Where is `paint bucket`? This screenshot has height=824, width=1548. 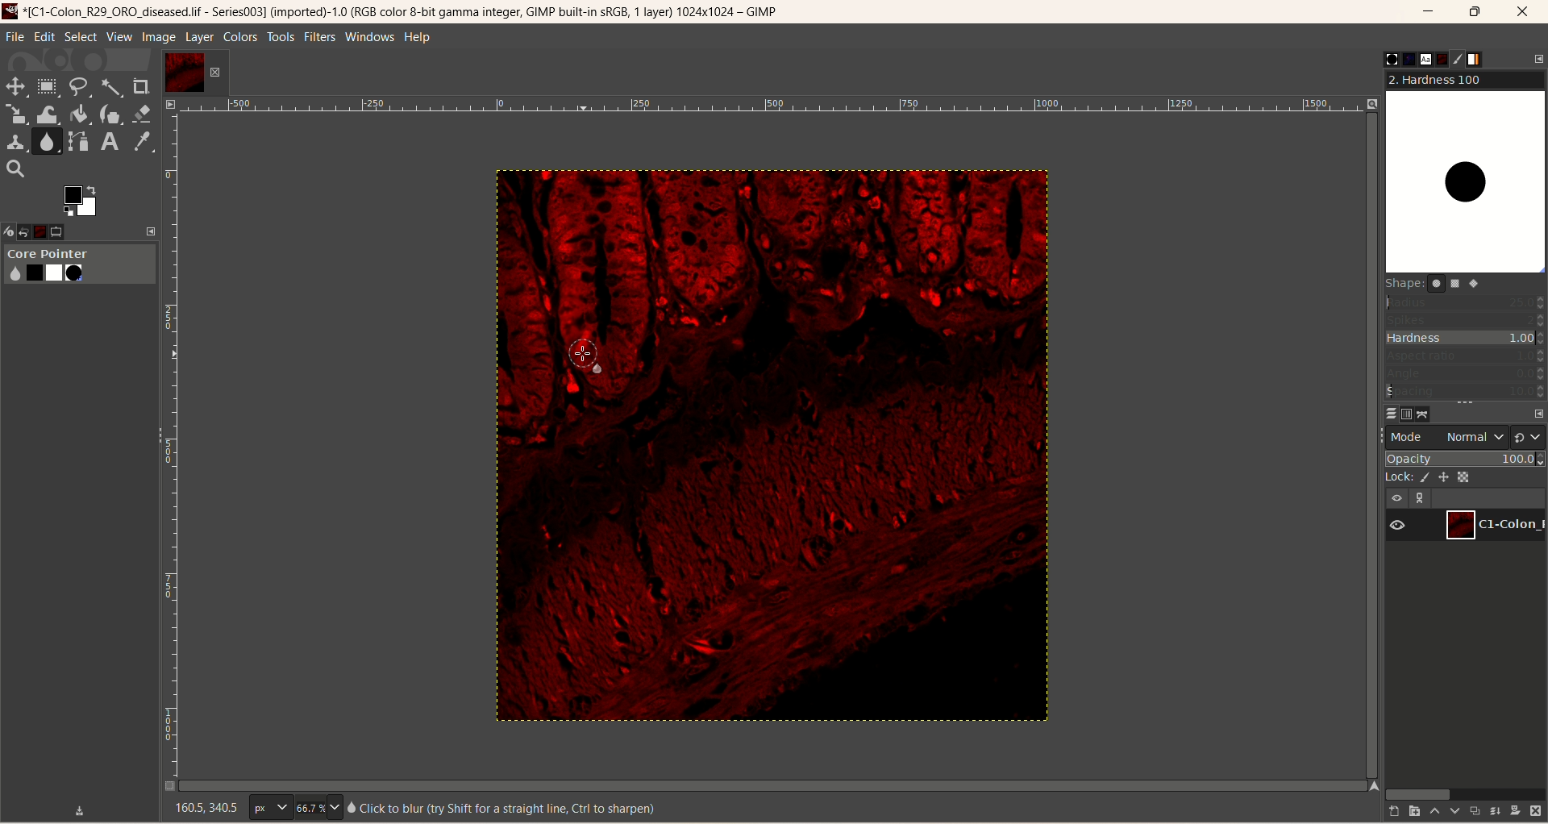 paint bucket is located at coordinates (81, 113).